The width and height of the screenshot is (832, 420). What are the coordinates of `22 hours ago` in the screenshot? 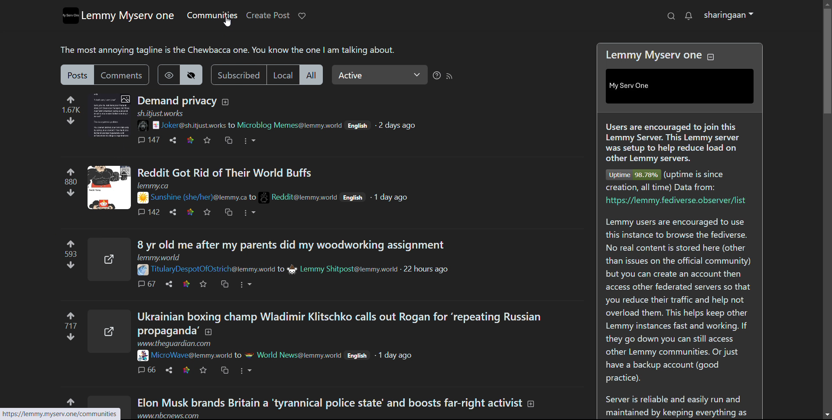 It's located at (427, 270).